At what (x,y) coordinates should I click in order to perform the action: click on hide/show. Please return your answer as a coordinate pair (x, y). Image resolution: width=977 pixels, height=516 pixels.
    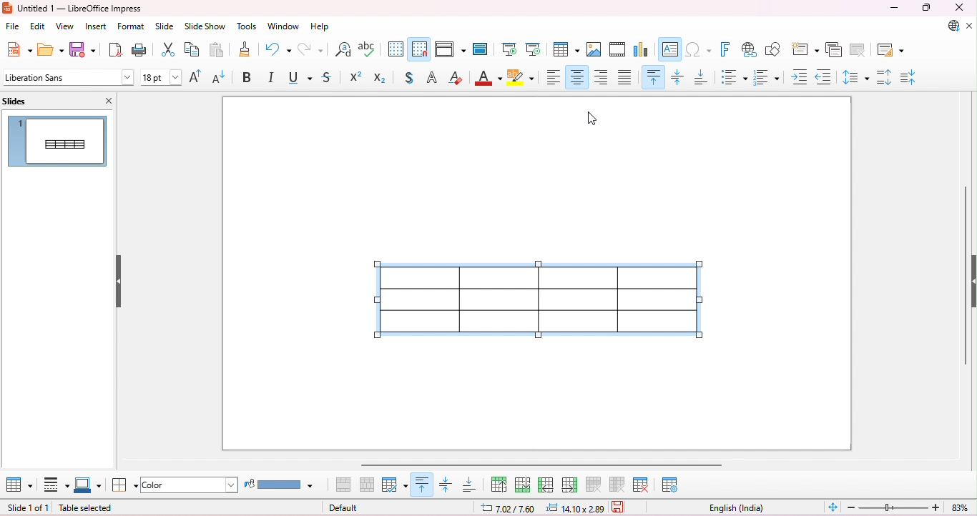
    Looking at the image, I should click on (971, 279).